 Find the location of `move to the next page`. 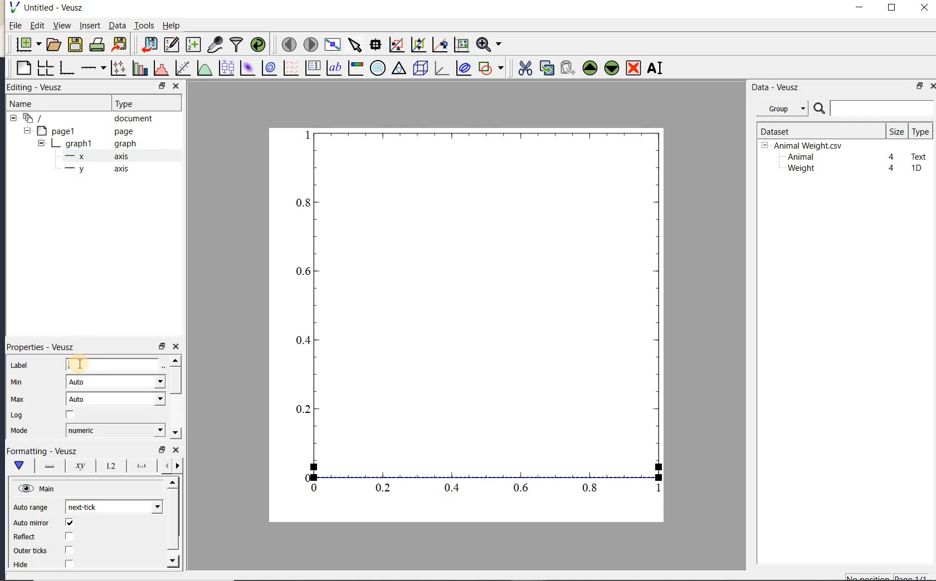

move to the next page is located at coordinates (310, 43).